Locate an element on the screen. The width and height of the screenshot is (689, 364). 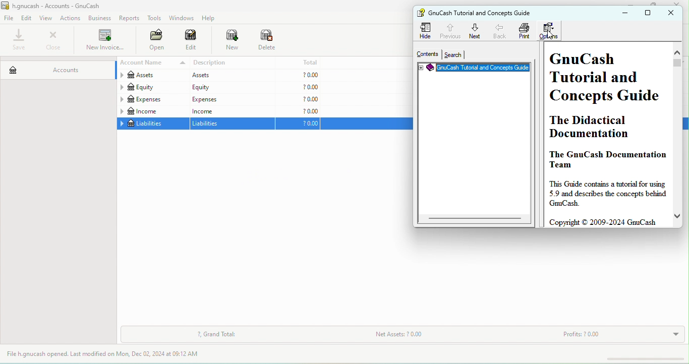
equity is located at coordinates (231, 87).